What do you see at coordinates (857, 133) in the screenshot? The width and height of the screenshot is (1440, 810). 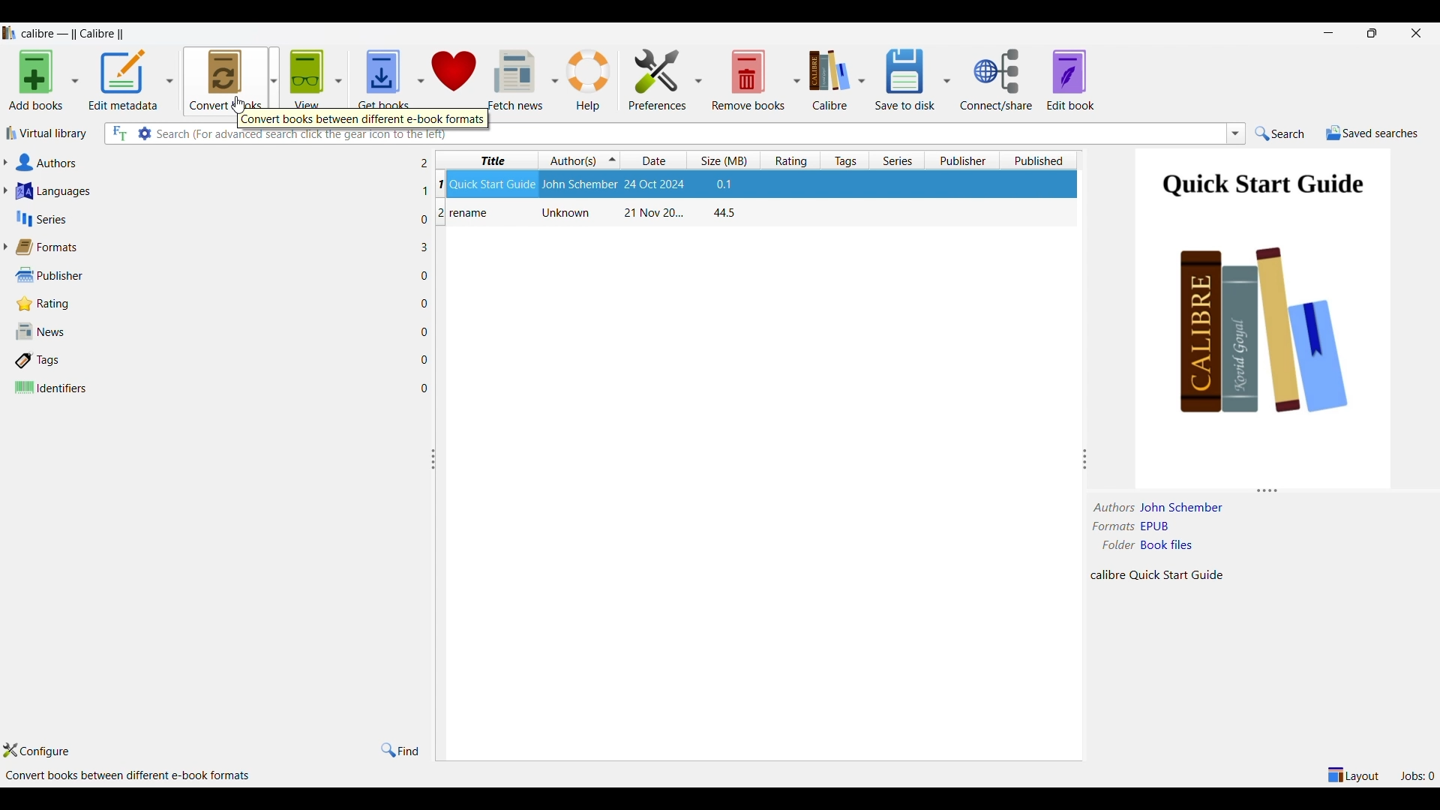 I see `Type in search` at bounding box center [857, 133].